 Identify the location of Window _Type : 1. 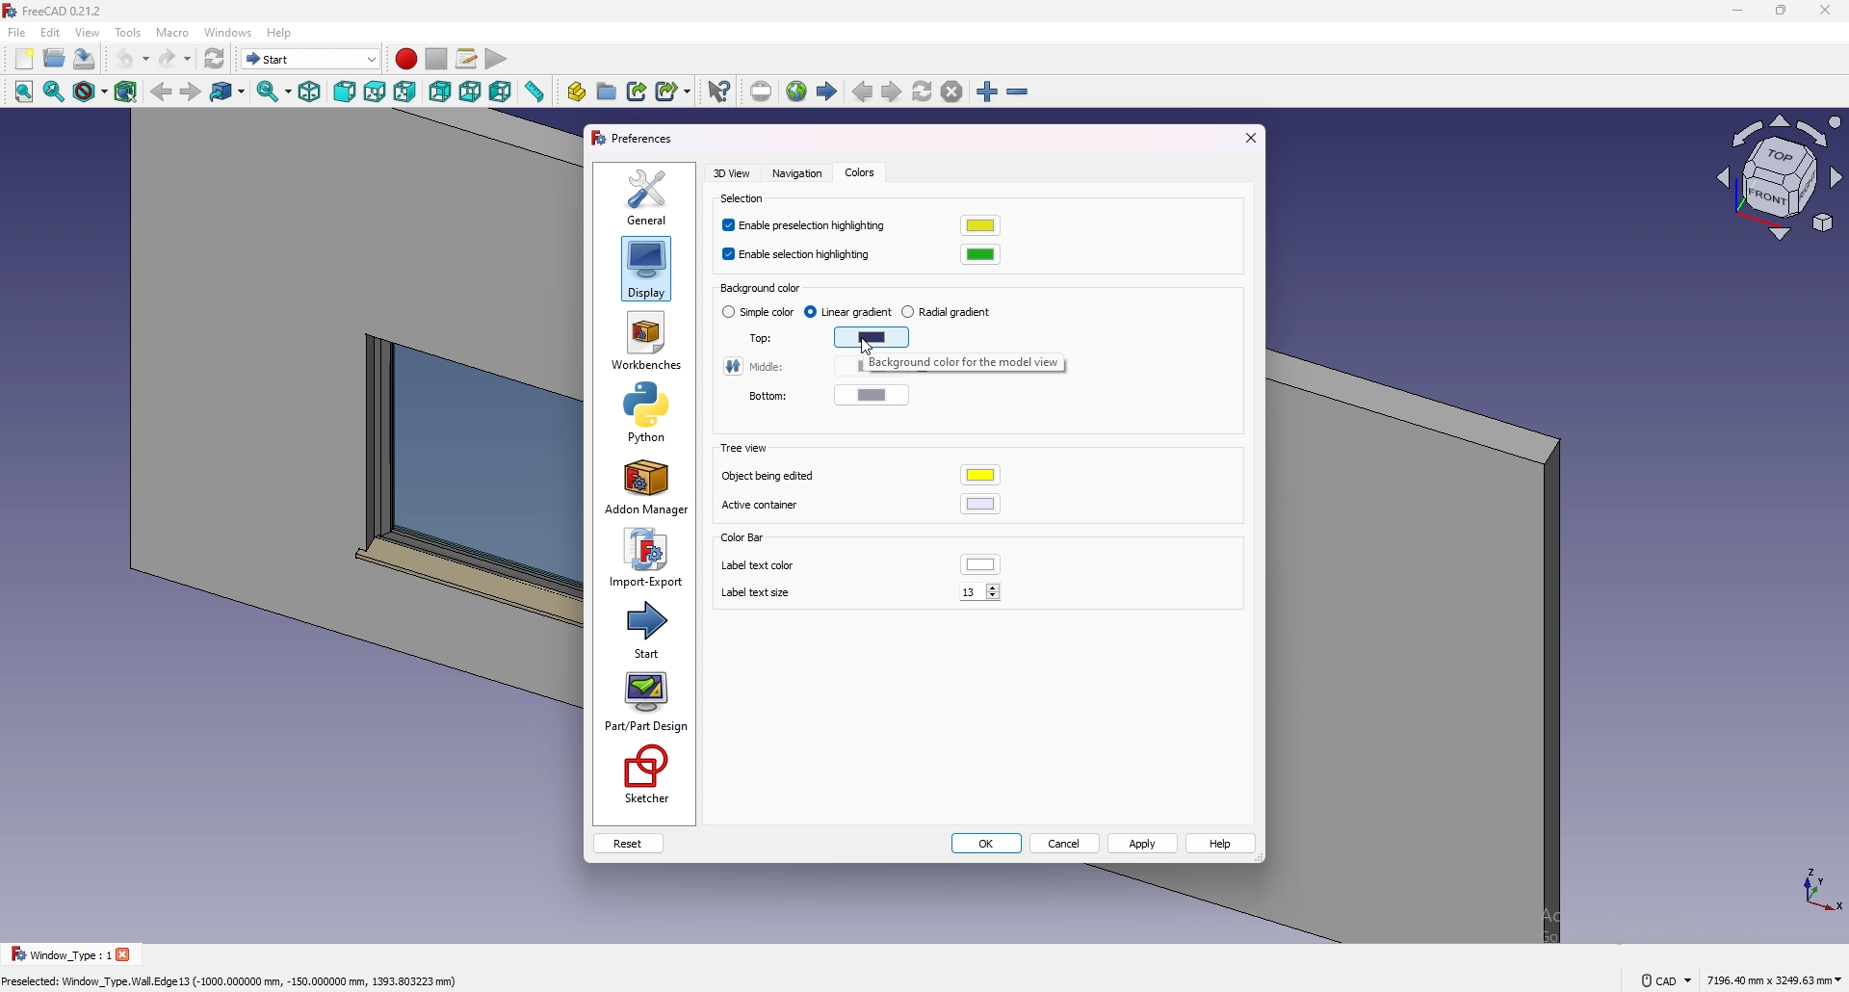
(58, 954).